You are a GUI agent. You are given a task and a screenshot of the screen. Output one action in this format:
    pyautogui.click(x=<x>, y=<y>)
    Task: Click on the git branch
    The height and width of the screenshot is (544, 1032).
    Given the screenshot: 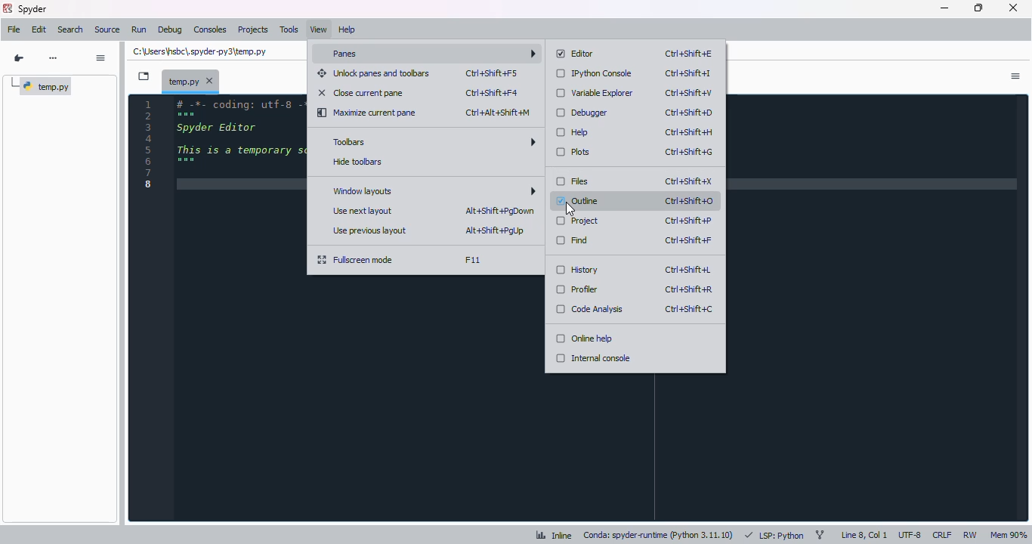 What is the action you would take?
    pyautogui.click(x=819, y=533)
    